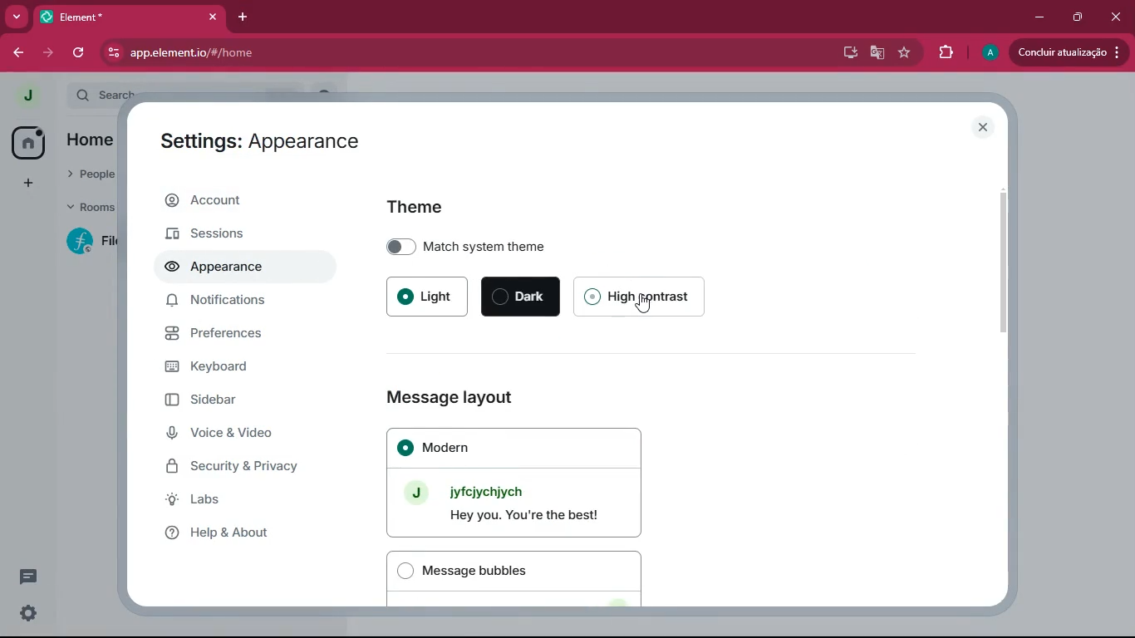 The height and width of the screenshot is (638, 1135). Describe the element at coordinates (943, 53) in the screenshot. I see `extensions` at that location.